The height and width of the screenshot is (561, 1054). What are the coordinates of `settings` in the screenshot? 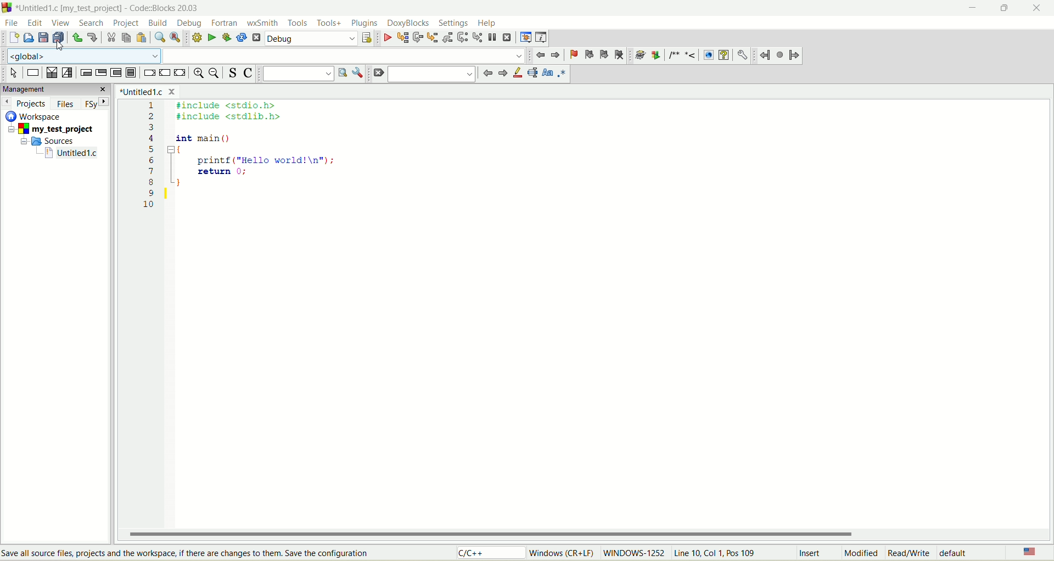 It's located at (455, 23).